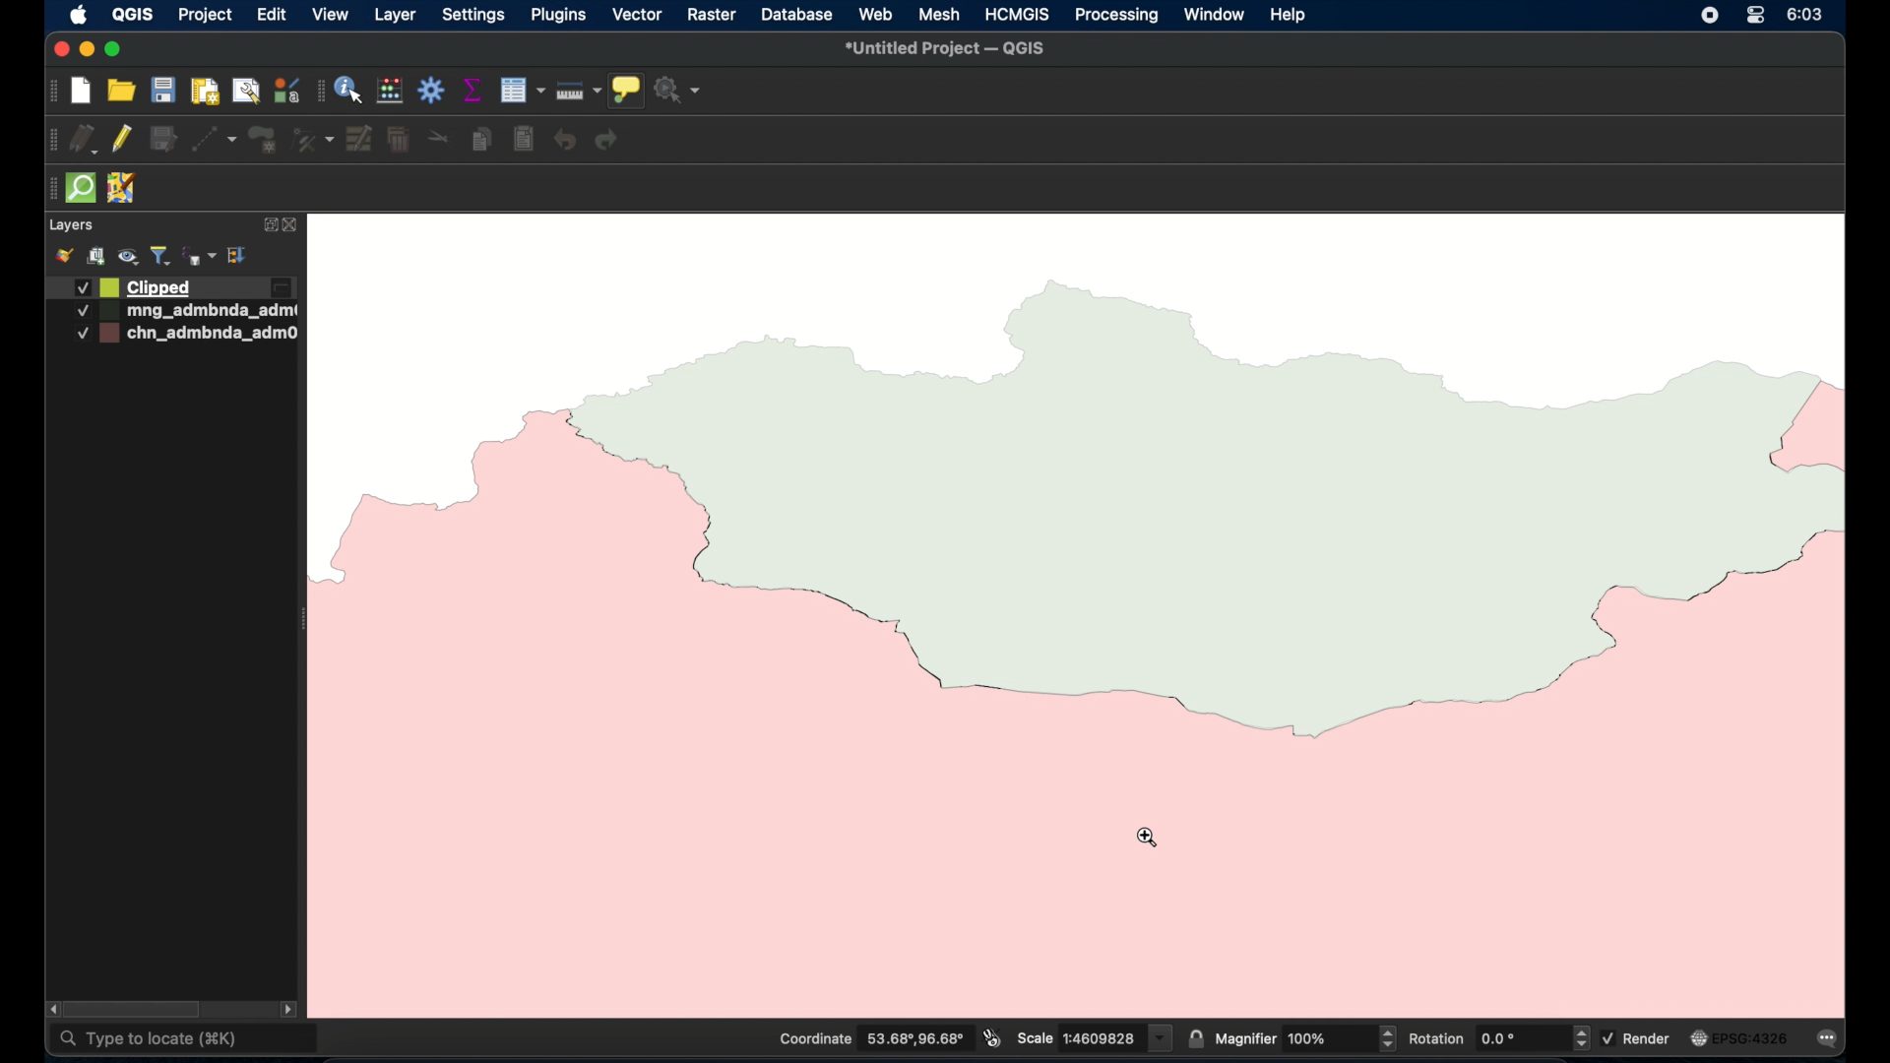  Describe the element at coordinates (164, 140) in the screenshot. I see `save edits` at that location.